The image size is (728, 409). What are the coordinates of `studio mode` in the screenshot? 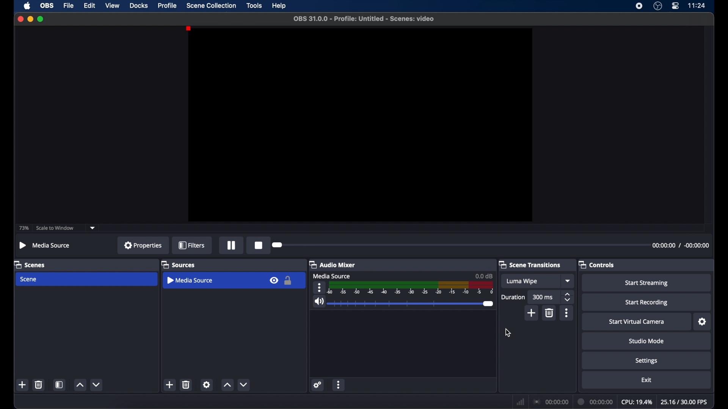 It's located at (646, 341).